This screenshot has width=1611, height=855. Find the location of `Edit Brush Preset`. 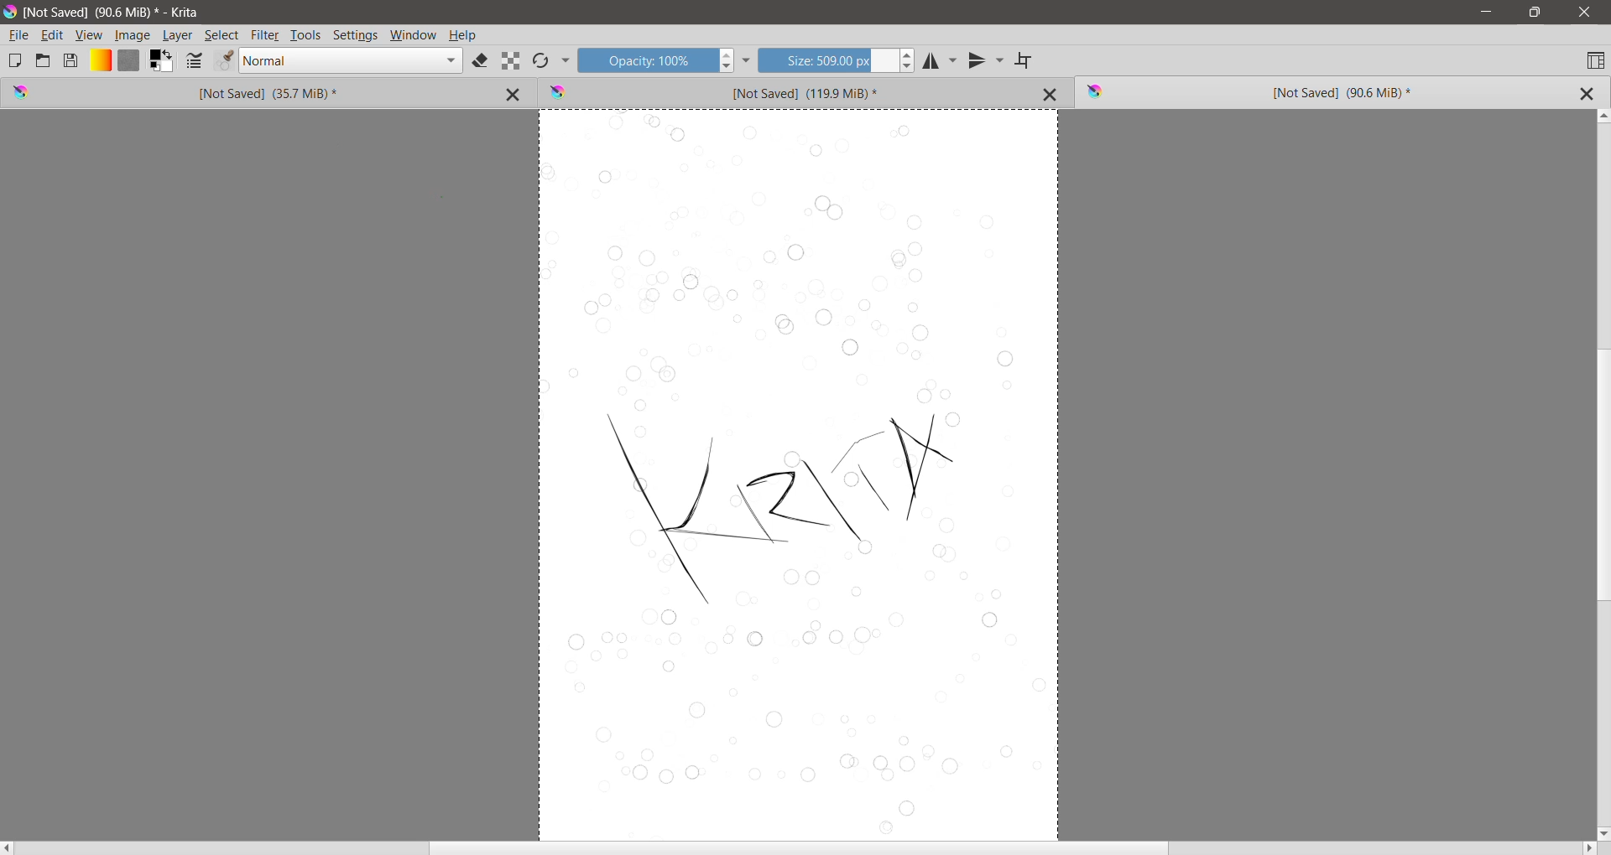

Edit Brush Preset is located at coordinates (223, 61).